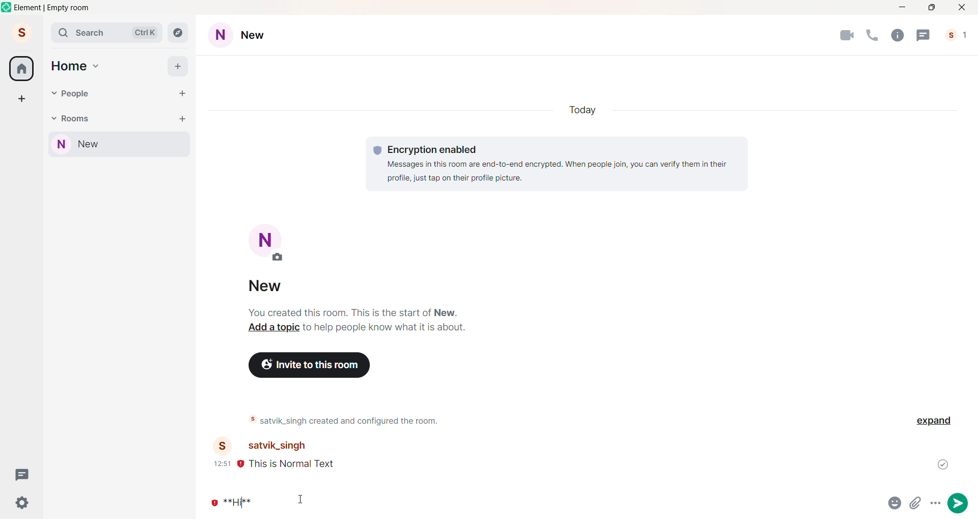 This screenshot has width=978, height=519. I want to click on Not Encrypted, so click(213, 504).